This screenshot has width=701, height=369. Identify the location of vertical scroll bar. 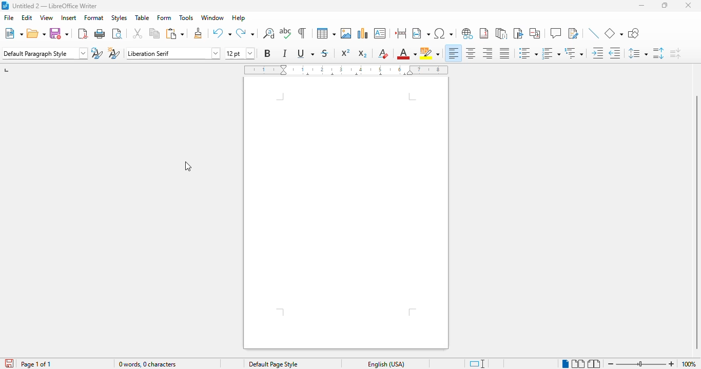
(695, 223).